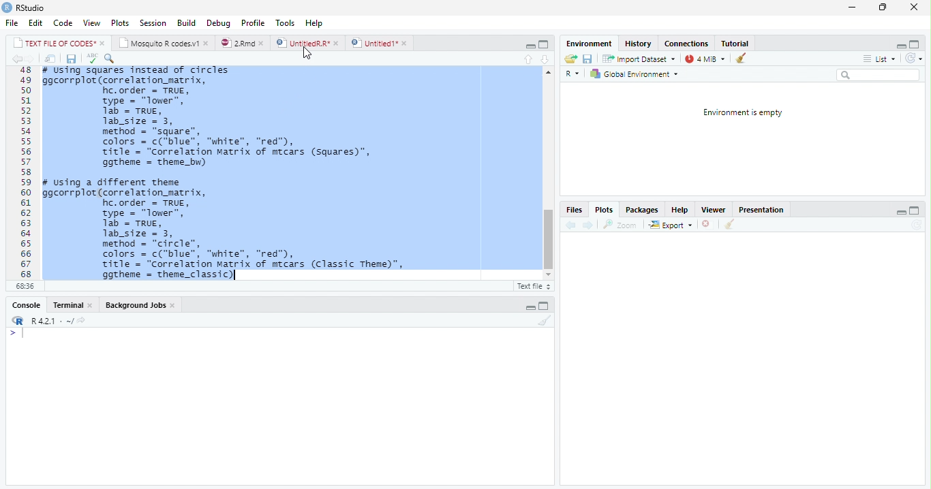  Describe the element at coordinates (307, 54) in the screenshot. I see `cursor` at that location.